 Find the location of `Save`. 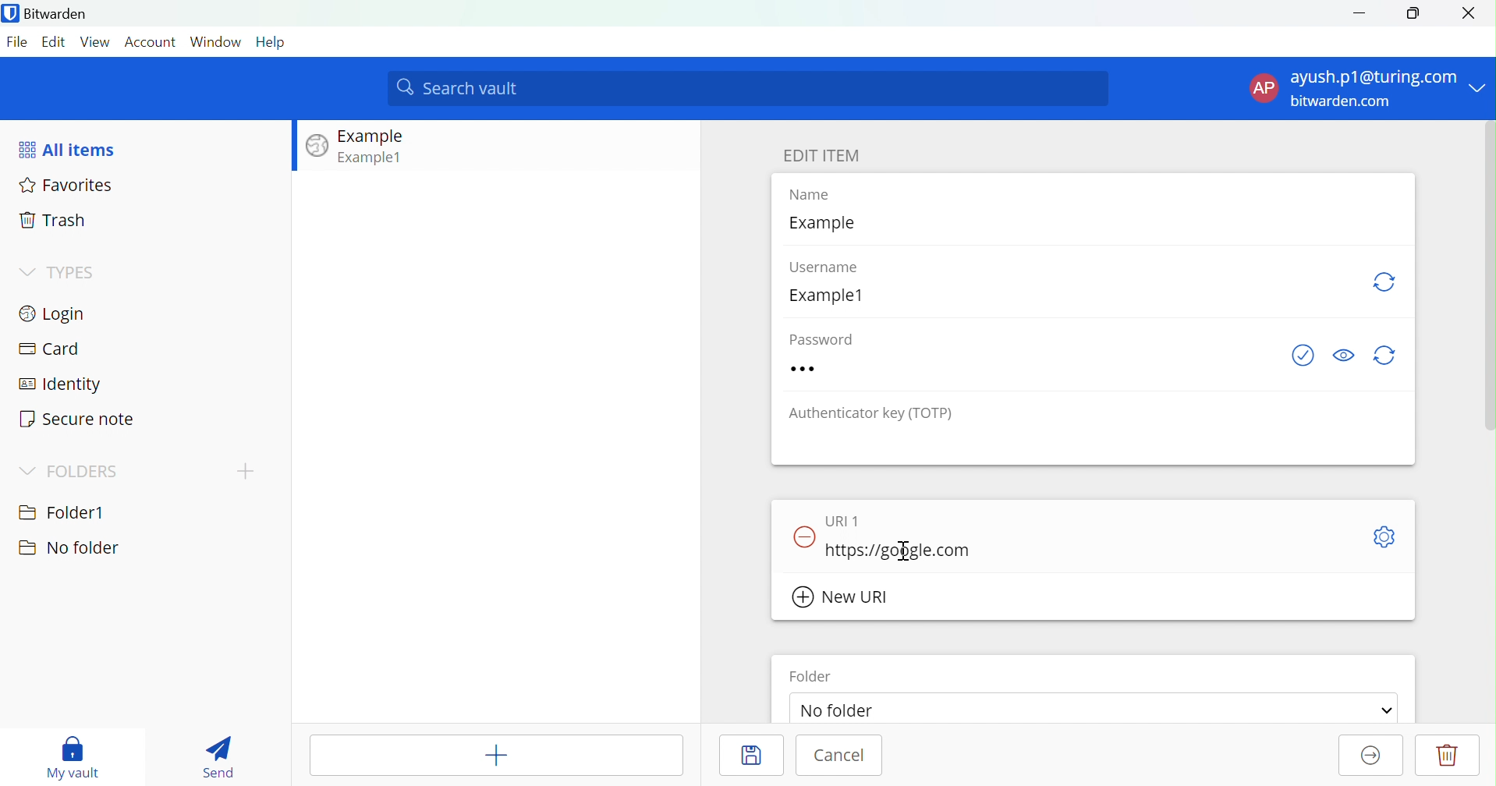

Save is located at coordinates (749, 753).